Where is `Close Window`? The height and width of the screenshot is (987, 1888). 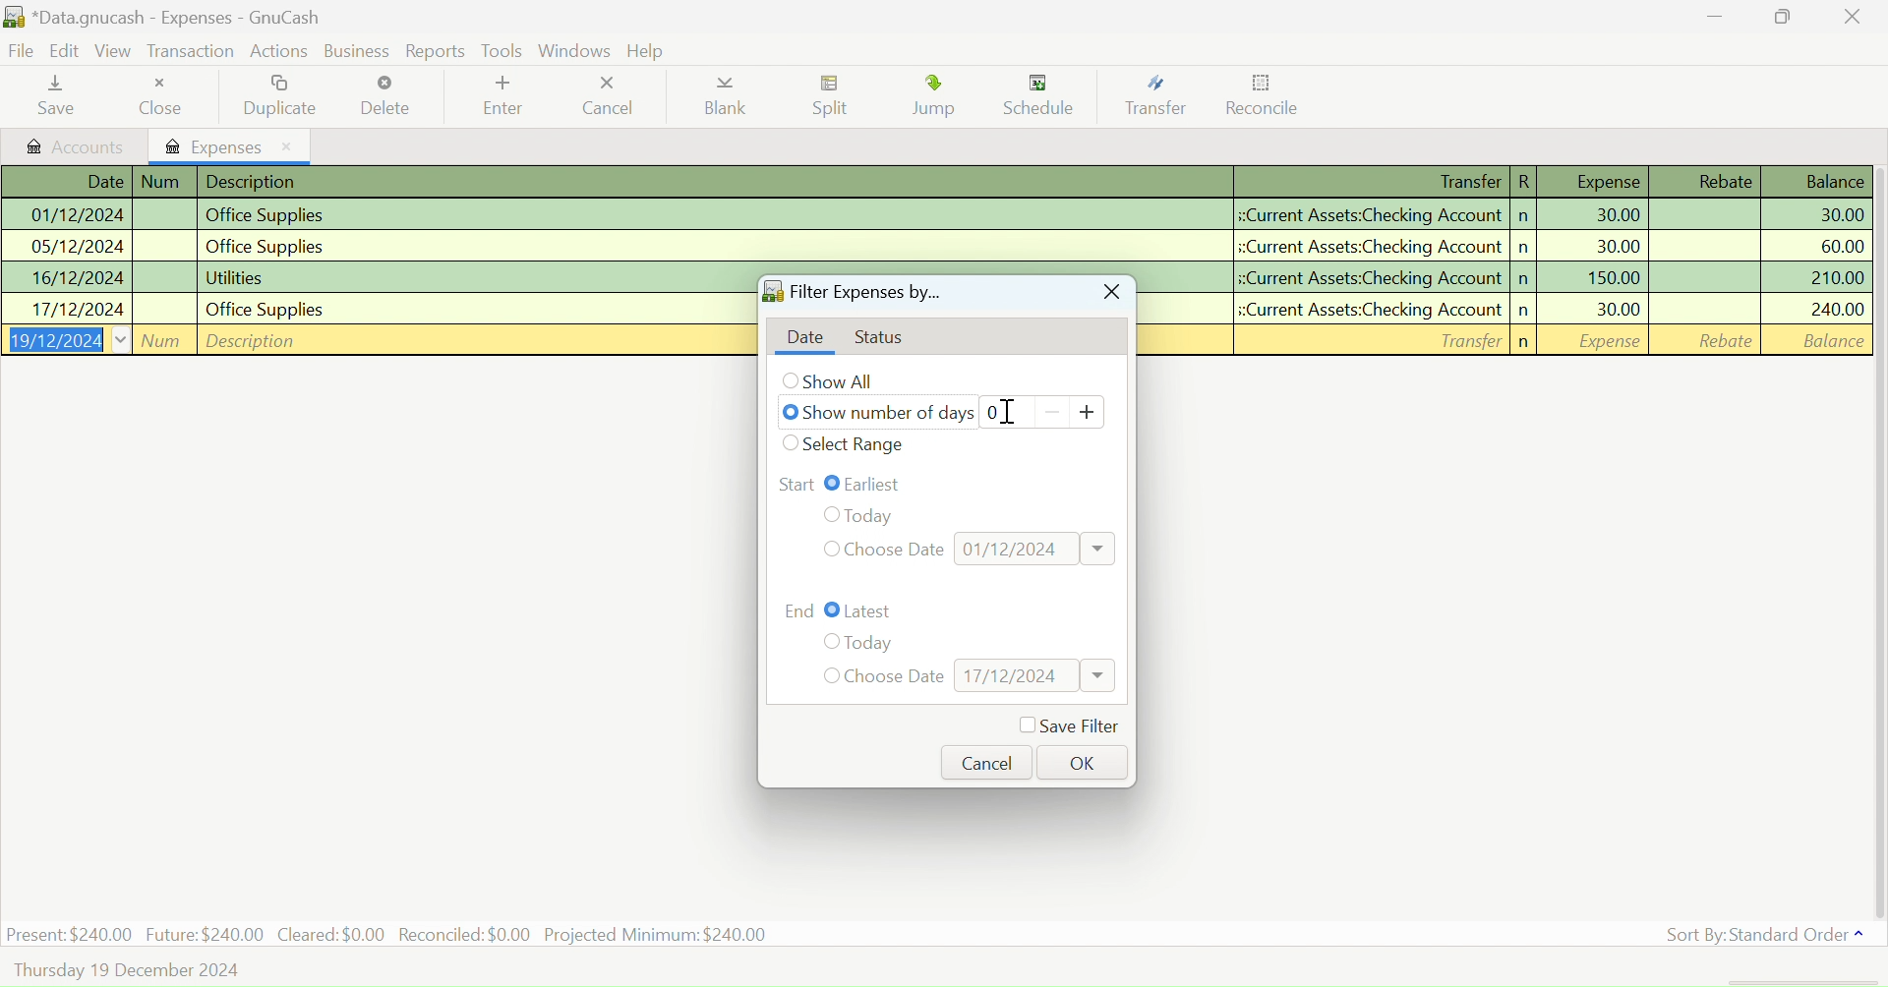
Close Window is located at coordinates (1853, 16).